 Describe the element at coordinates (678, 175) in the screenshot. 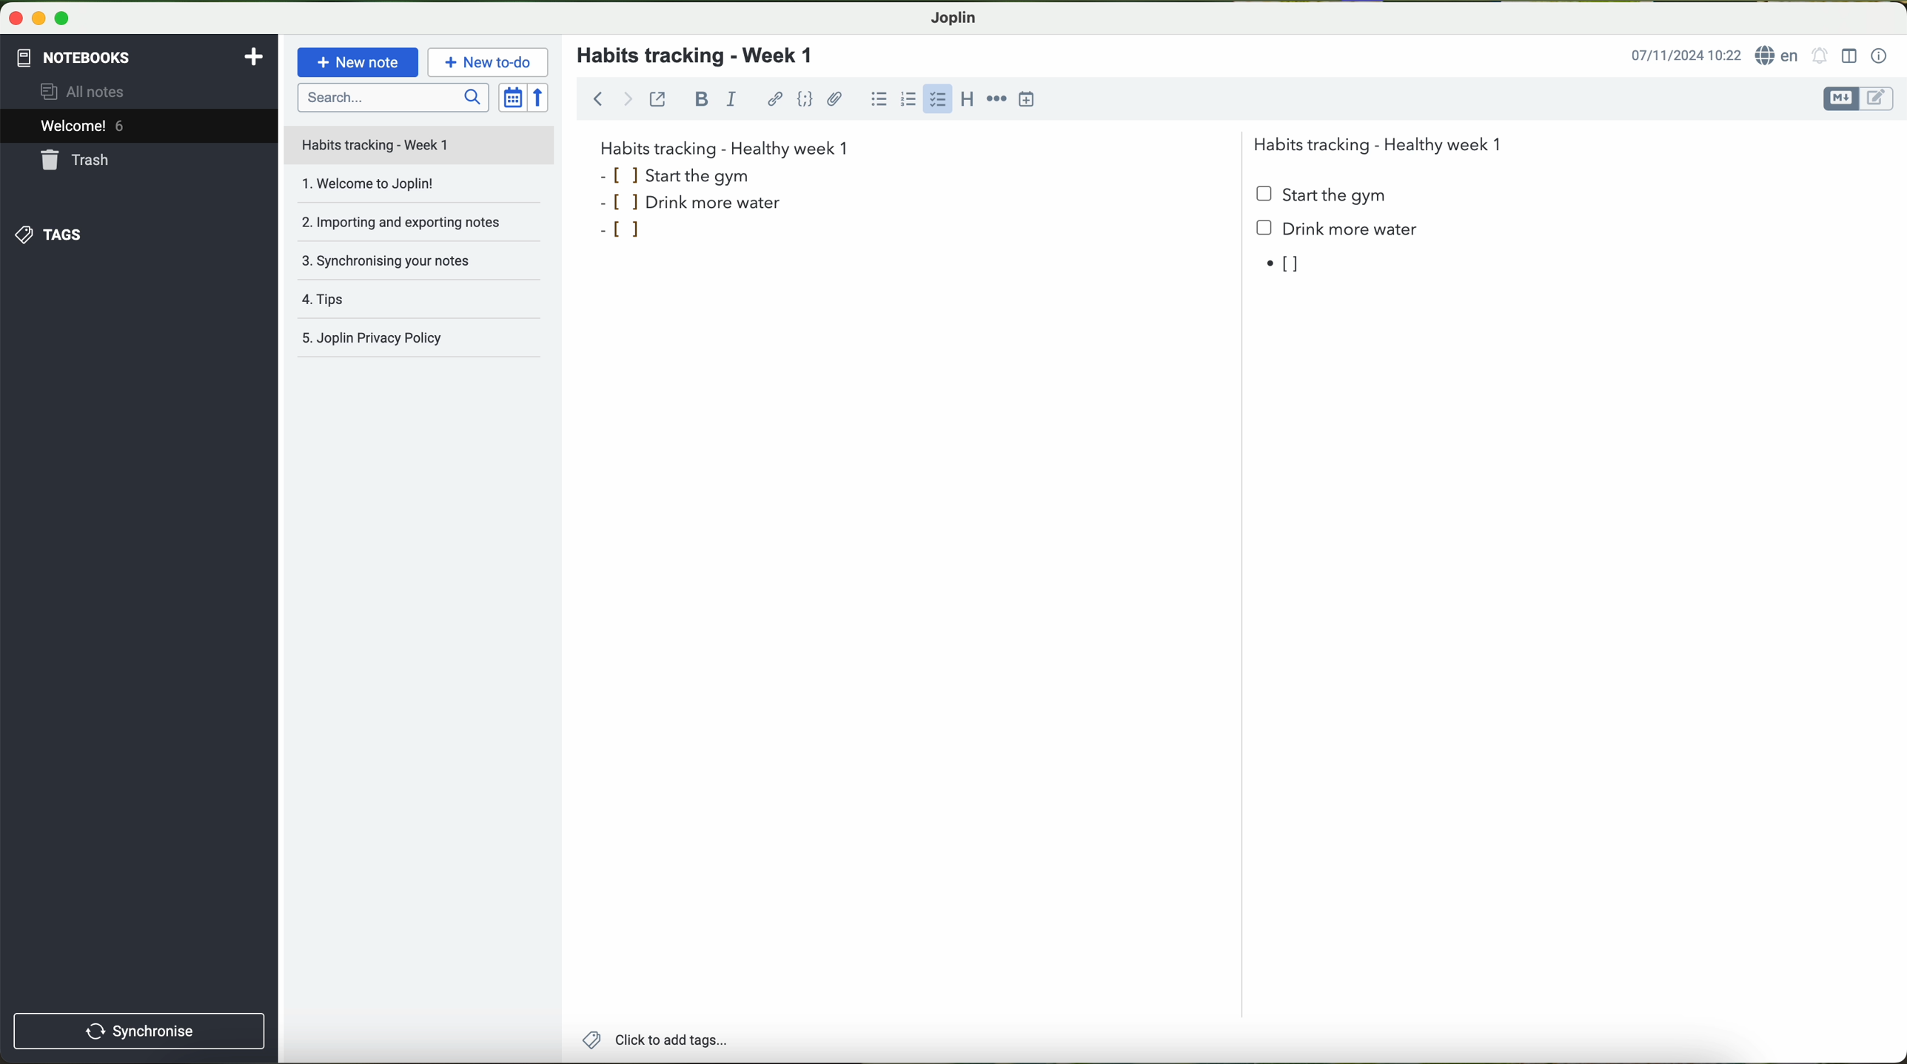

I see `start the gym` at that location.